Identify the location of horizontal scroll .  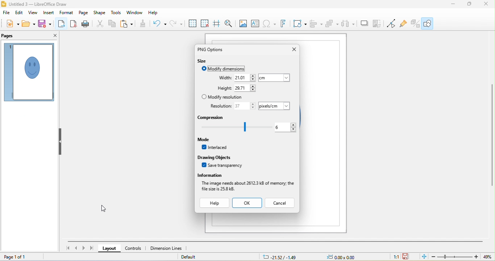
(276, 241).